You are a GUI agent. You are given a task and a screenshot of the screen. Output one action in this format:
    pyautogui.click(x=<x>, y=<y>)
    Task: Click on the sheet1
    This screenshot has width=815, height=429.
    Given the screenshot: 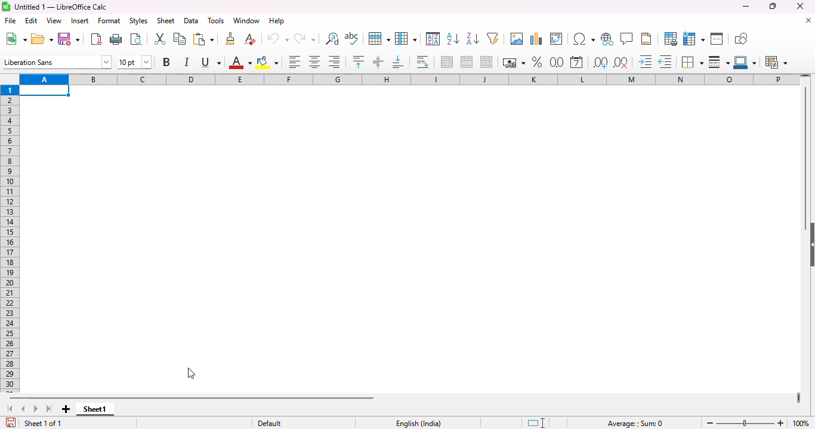 What is the action you would take?
    pyautogui.click(x=93, y=409)
    